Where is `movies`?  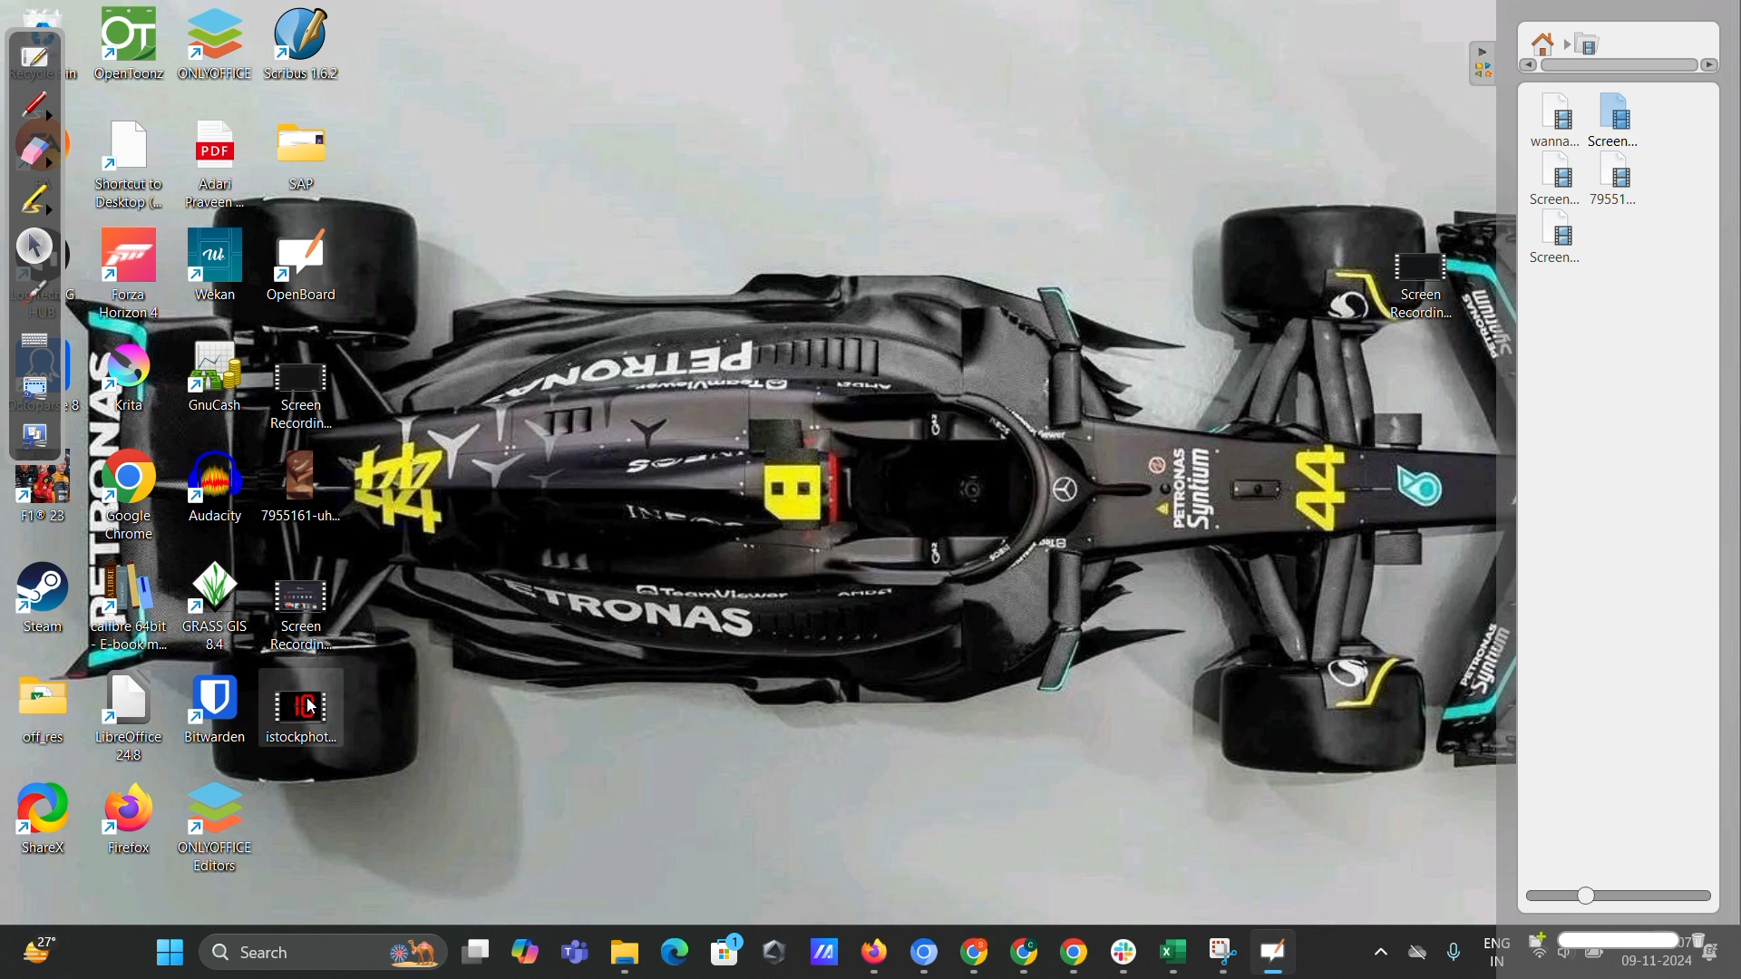 movies is located at coordinates (1587, 45).